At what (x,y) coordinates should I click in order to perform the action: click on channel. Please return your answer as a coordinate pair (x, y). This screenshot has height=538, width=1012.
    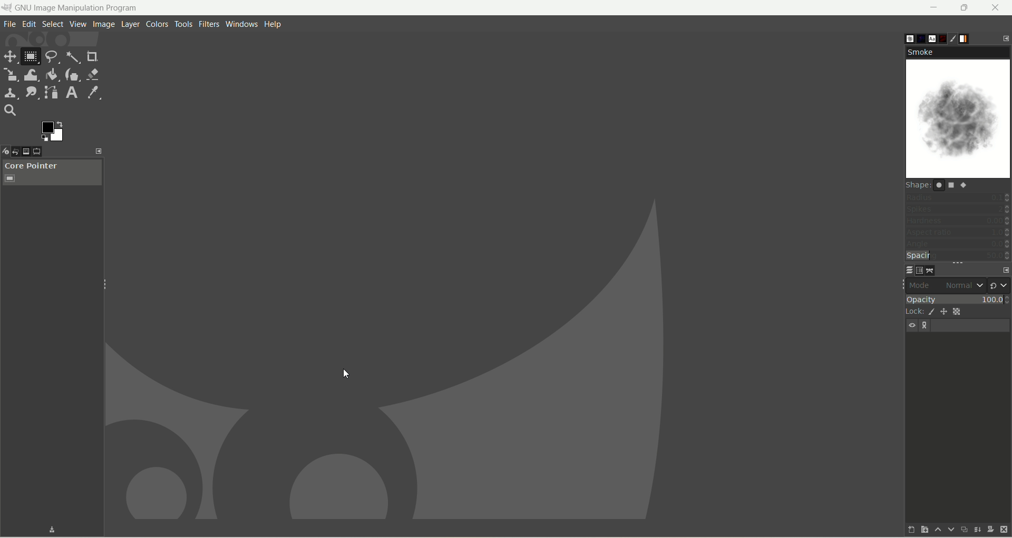
    Looking at the image, I should click on (917, 270).